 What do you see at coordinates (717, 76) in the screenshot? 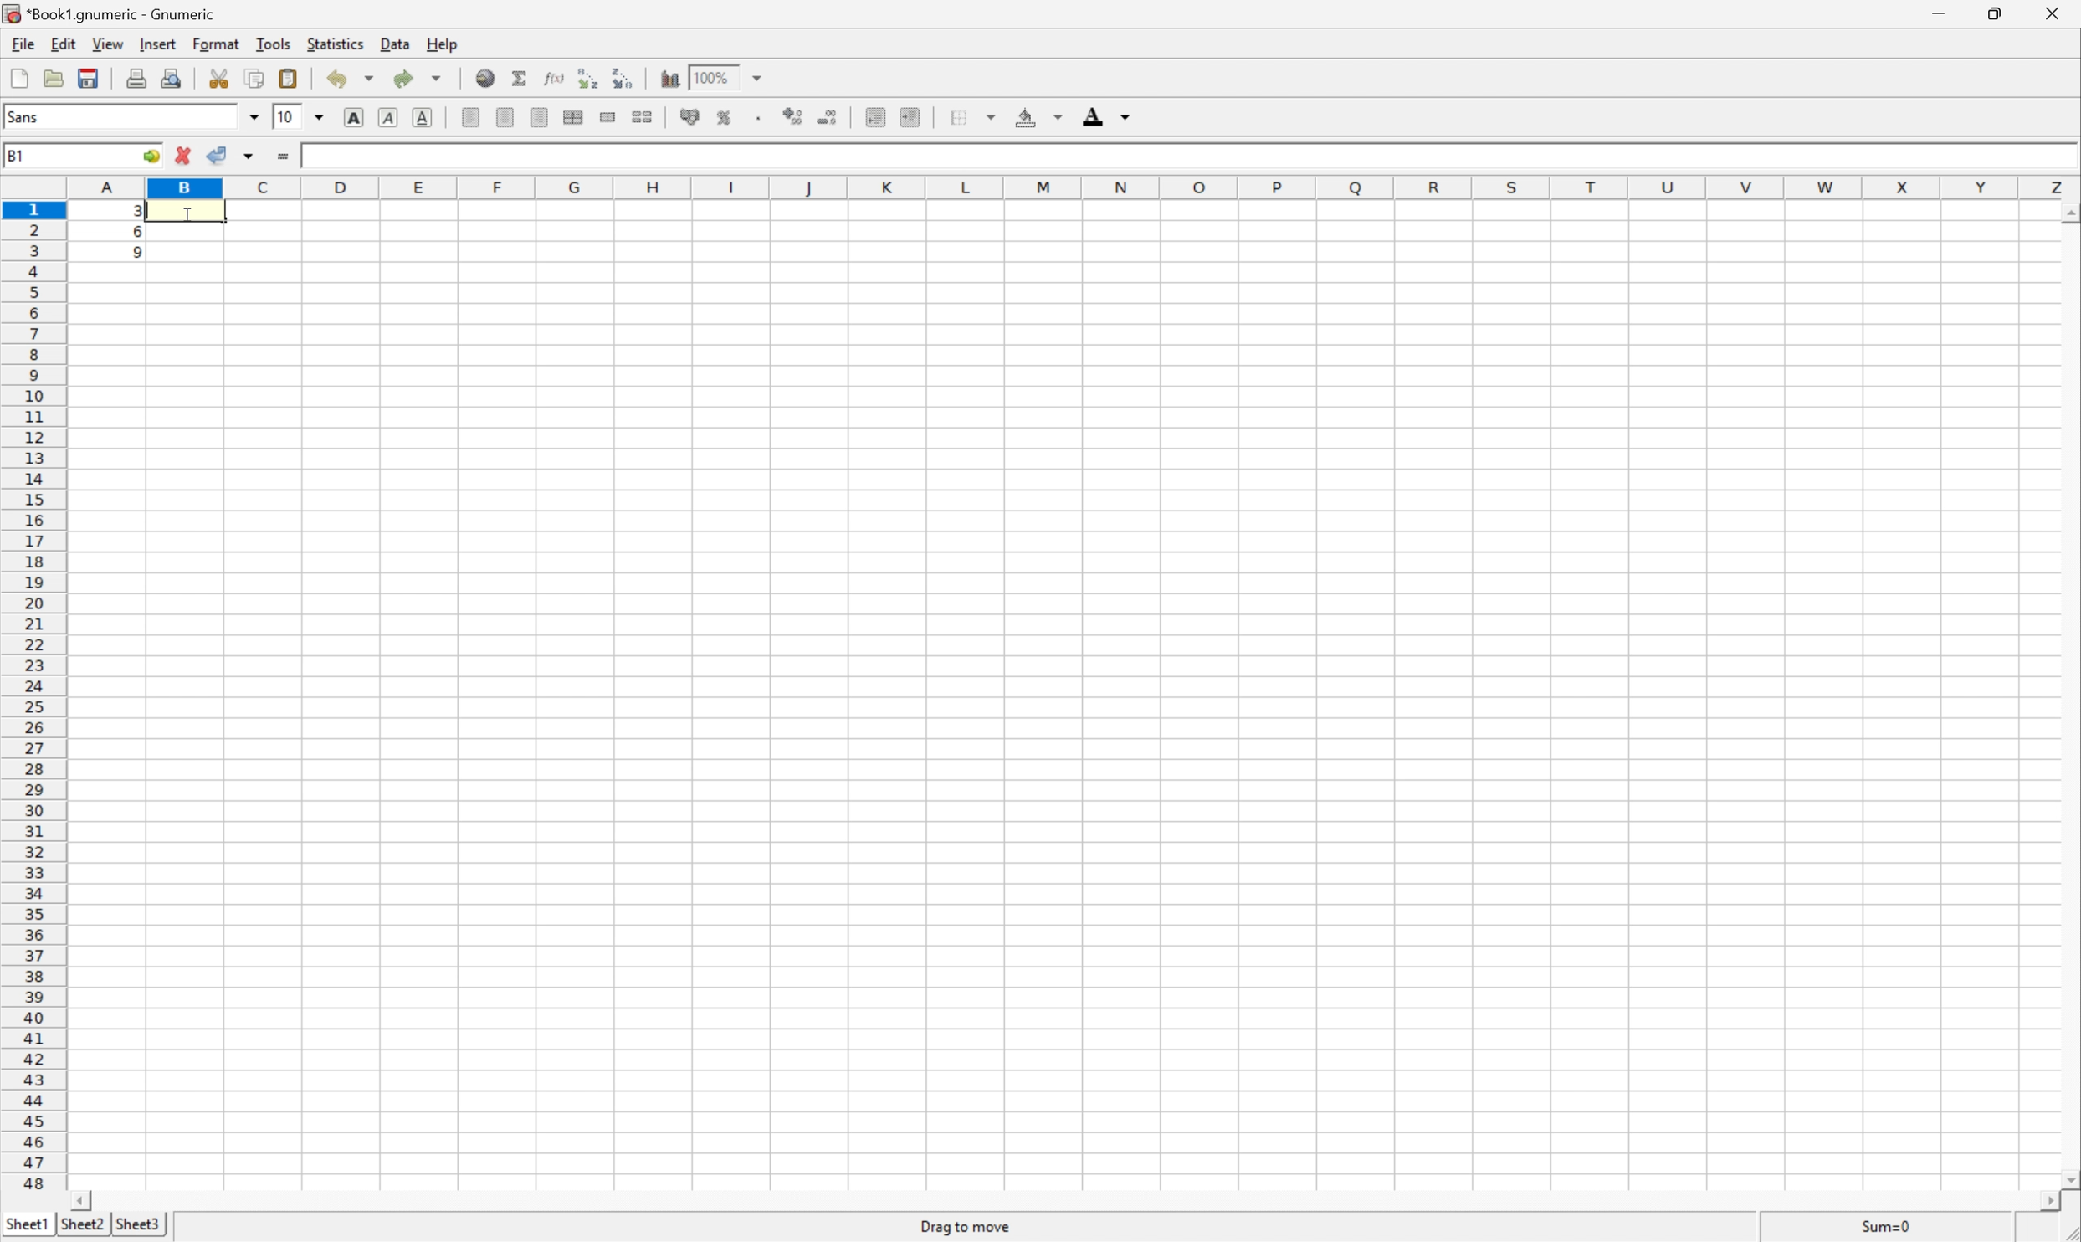
I see `100%` at bounding box center [717, 76].